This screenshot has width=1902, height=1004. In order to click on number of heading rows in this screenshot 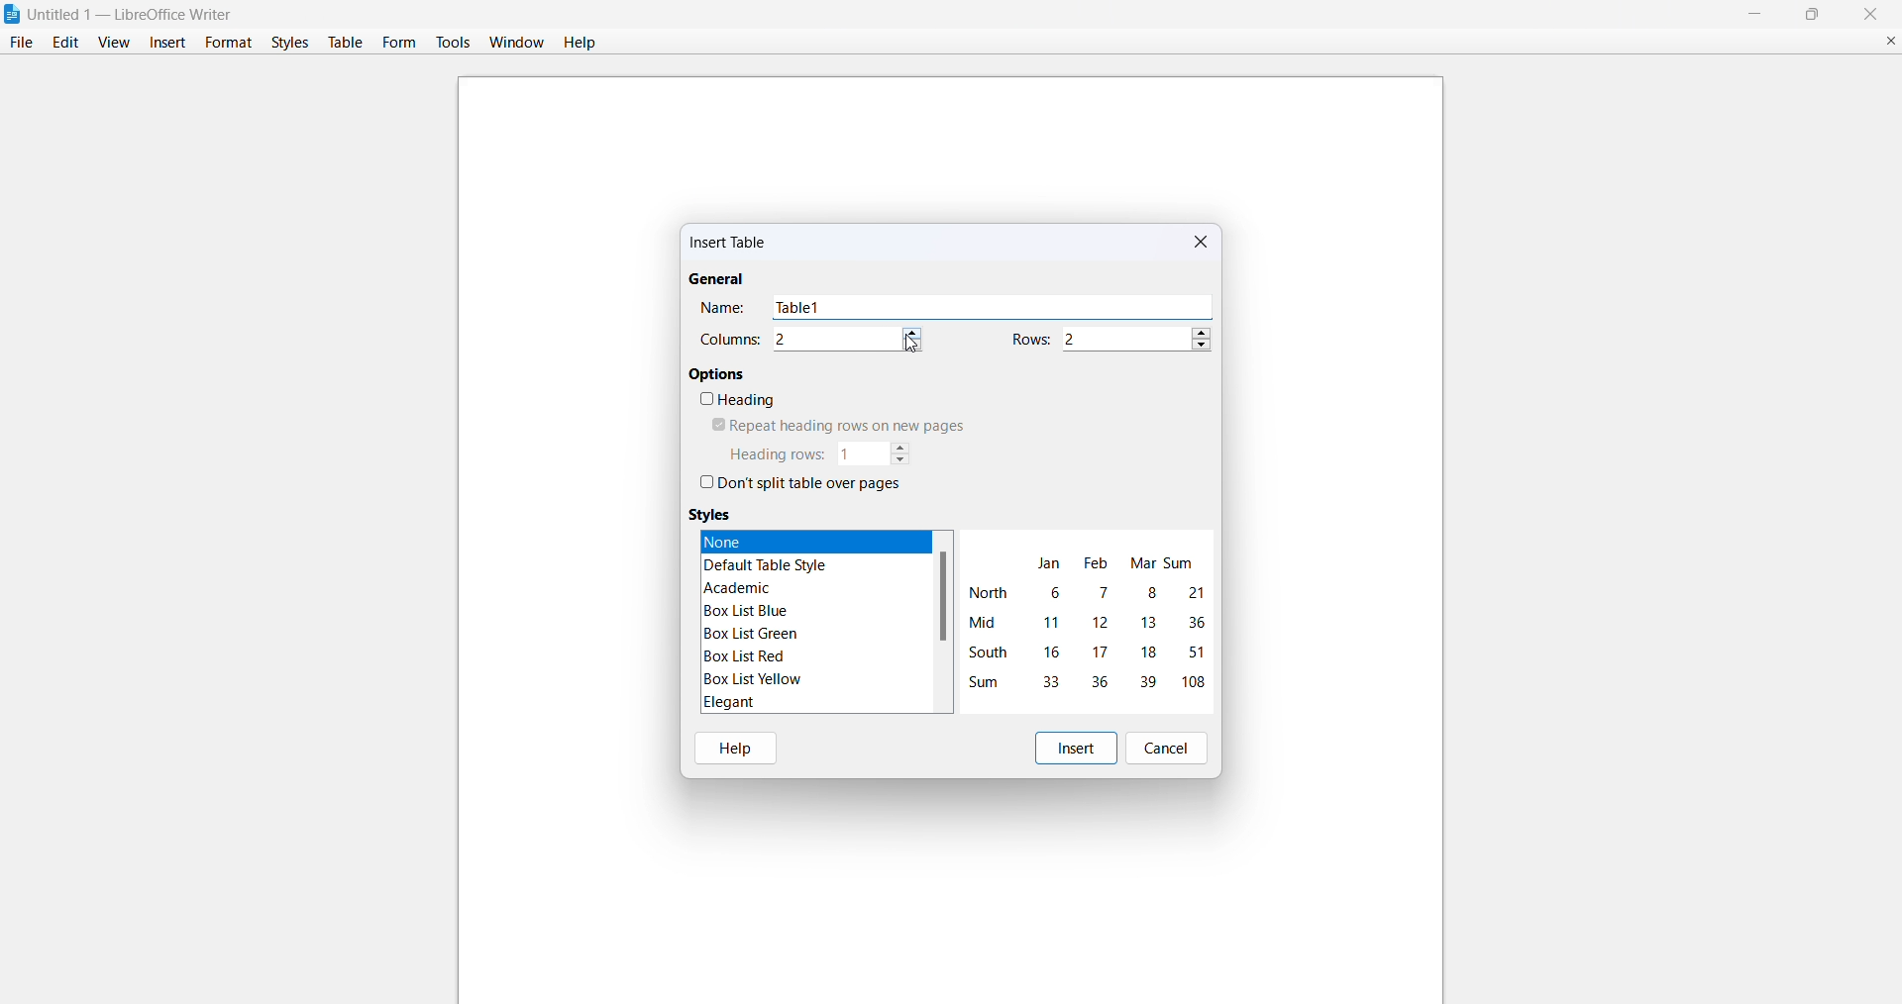, I will do `click(860, 453)`.